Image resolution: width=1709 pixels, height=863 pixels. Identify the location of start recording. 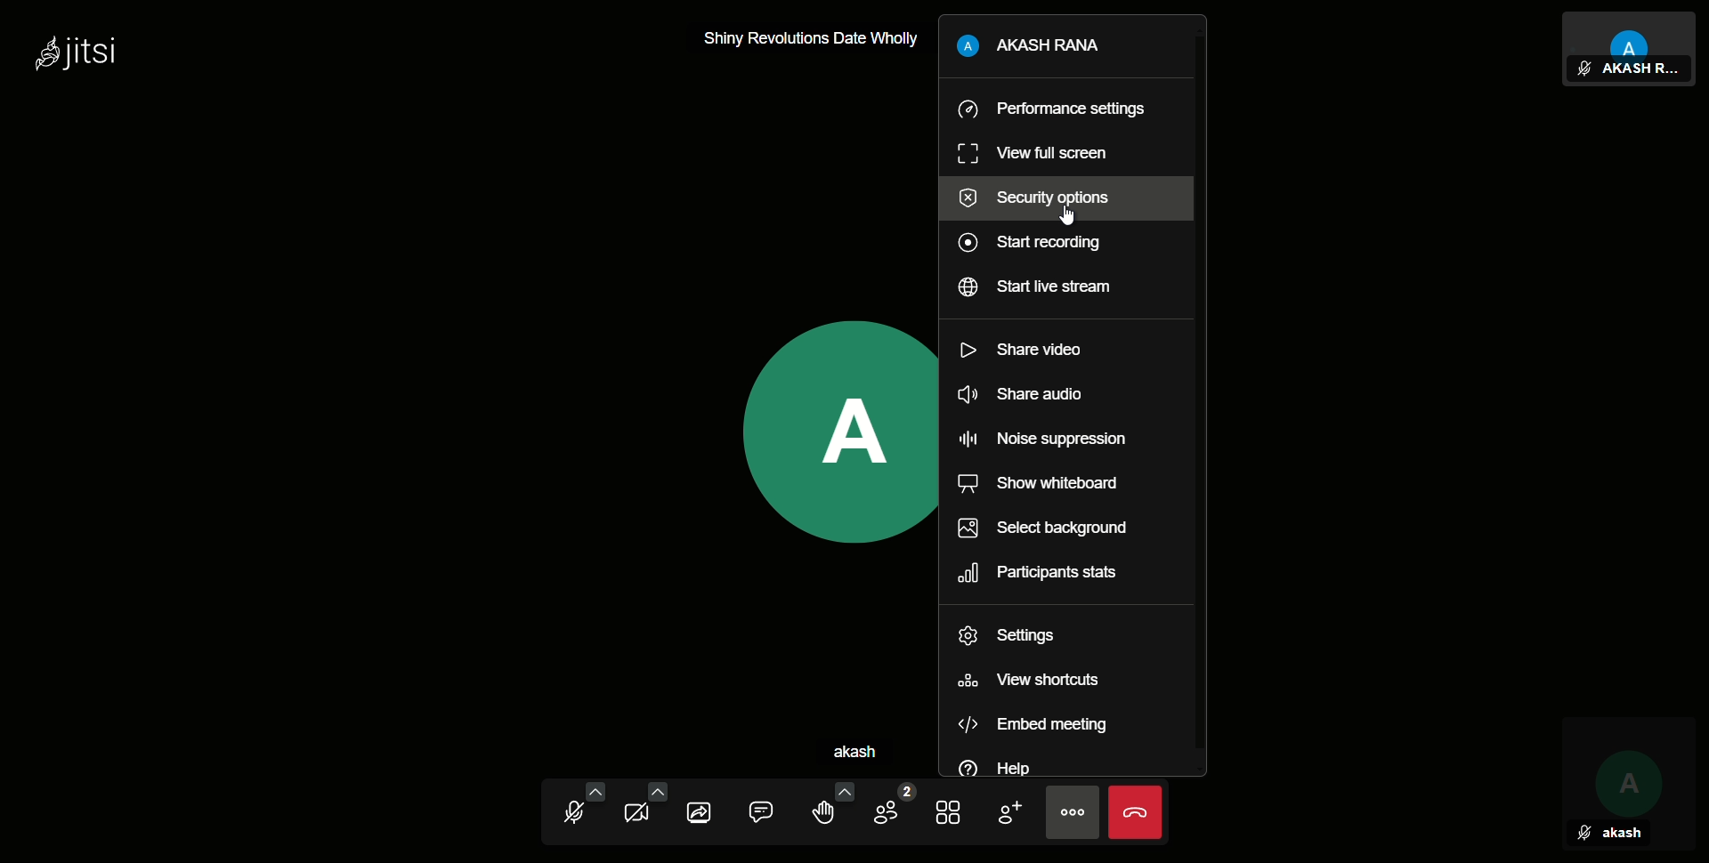
(1029, 245).